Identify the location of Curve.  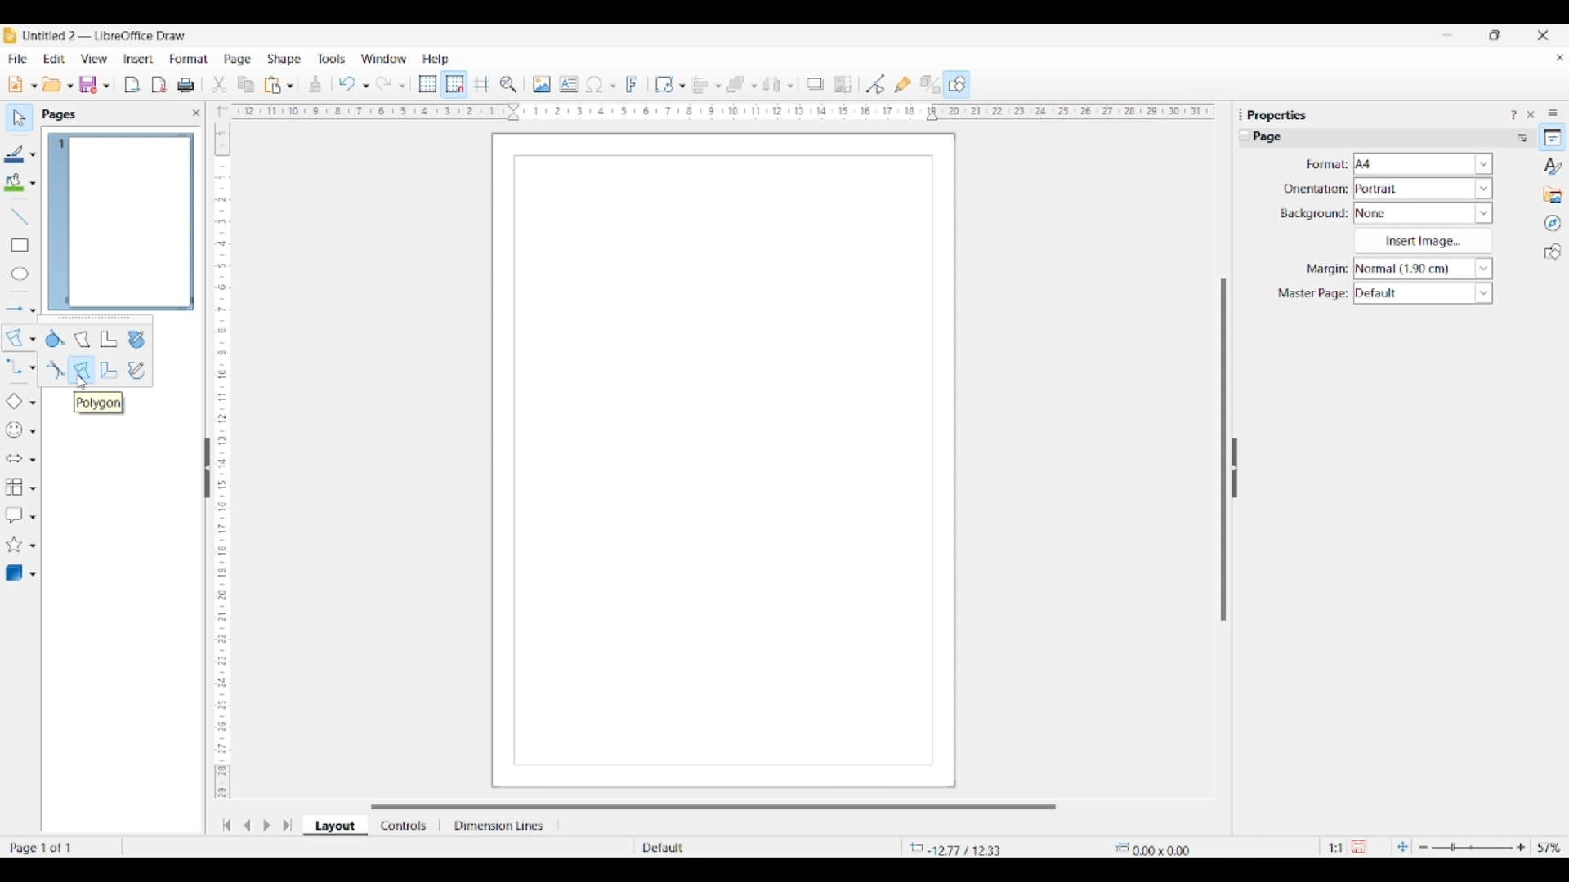
(55, 369).